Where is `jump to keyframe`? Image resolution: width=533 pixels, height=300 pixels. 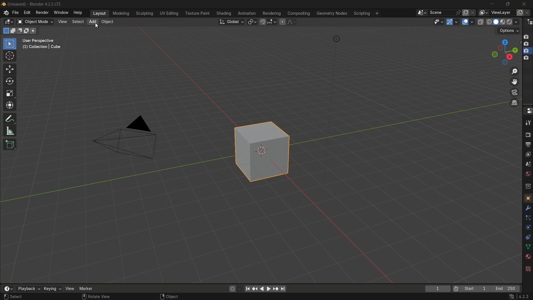
jump to keyframe is located at coordinates (276, 289).